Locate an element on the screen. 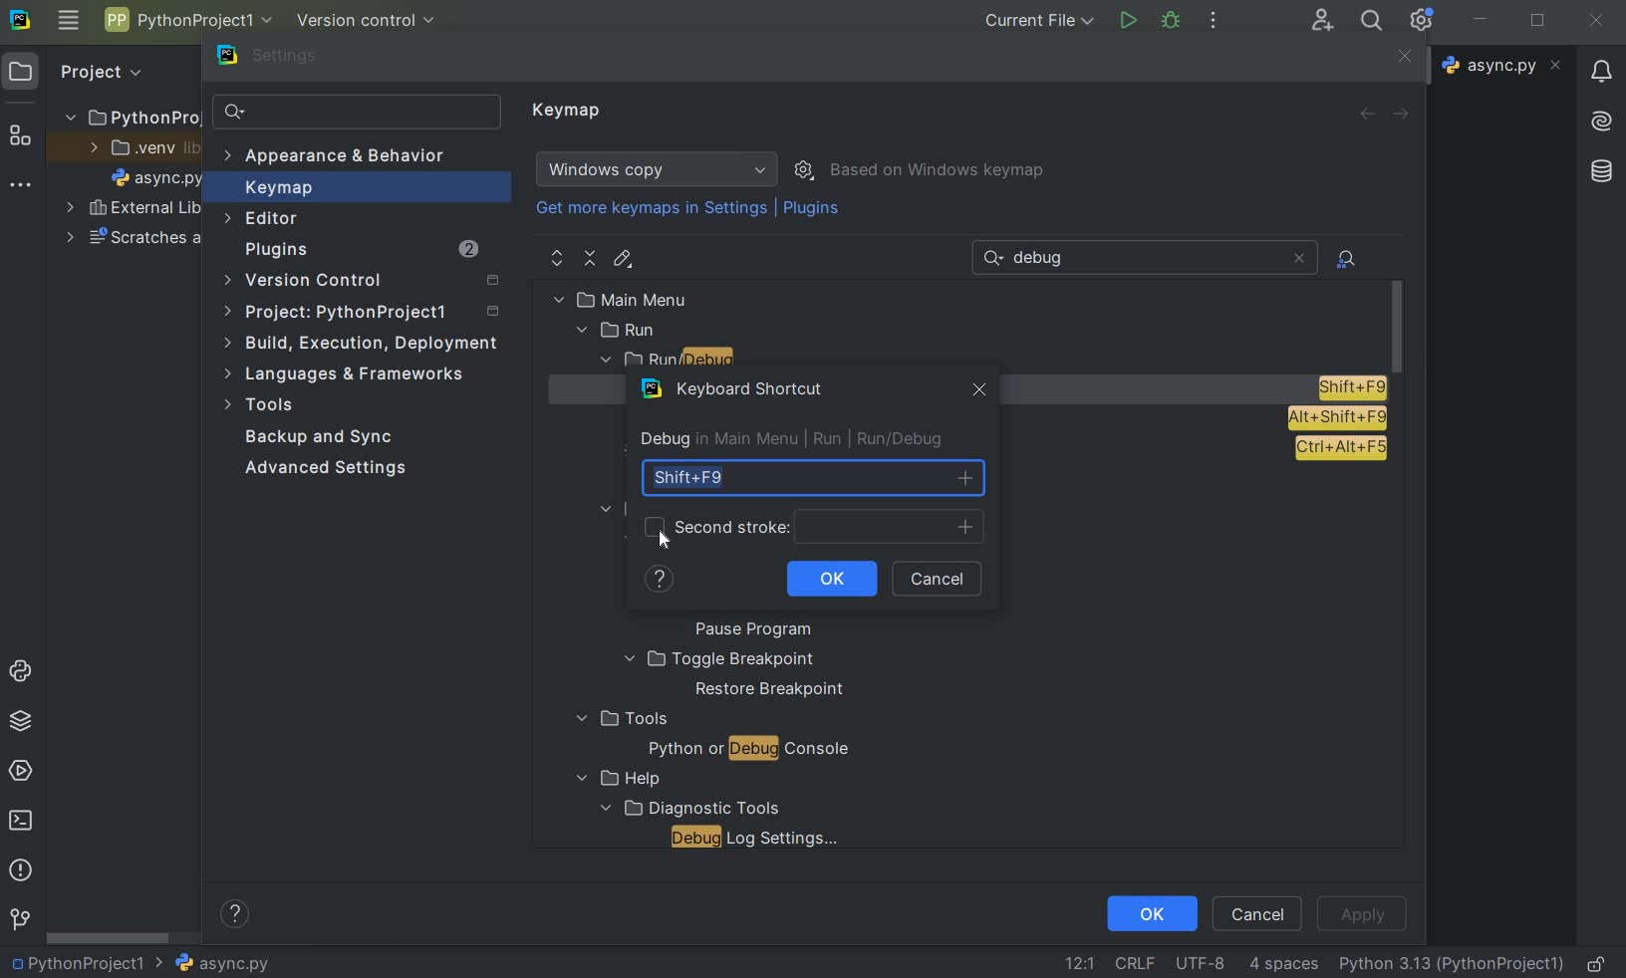 This screenshot has height=978, width=1626. terminal is located at coordinates (23, 820).